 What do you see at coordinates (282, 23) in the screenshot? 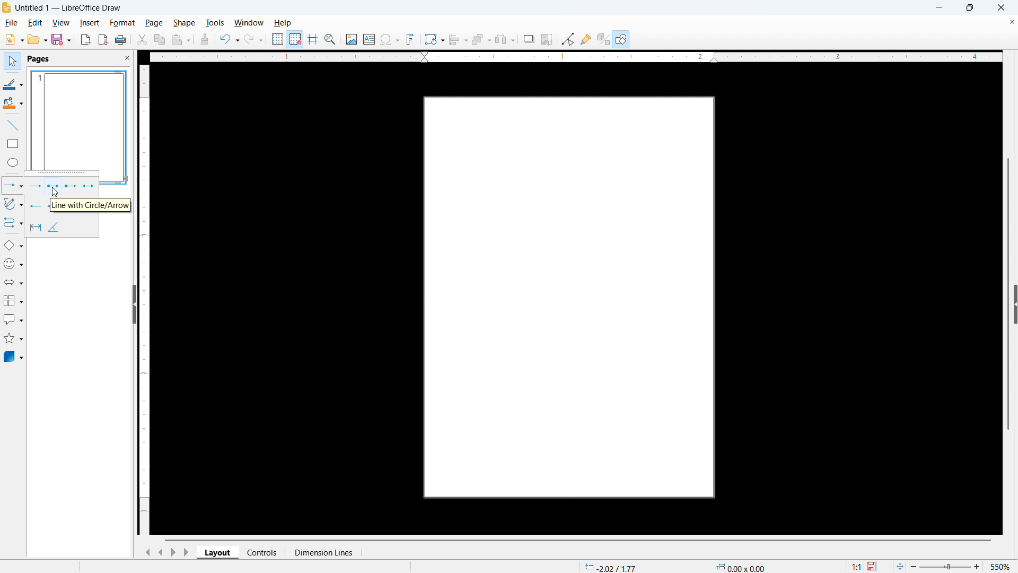
I see `Help ` at bounding box center [282, 23].